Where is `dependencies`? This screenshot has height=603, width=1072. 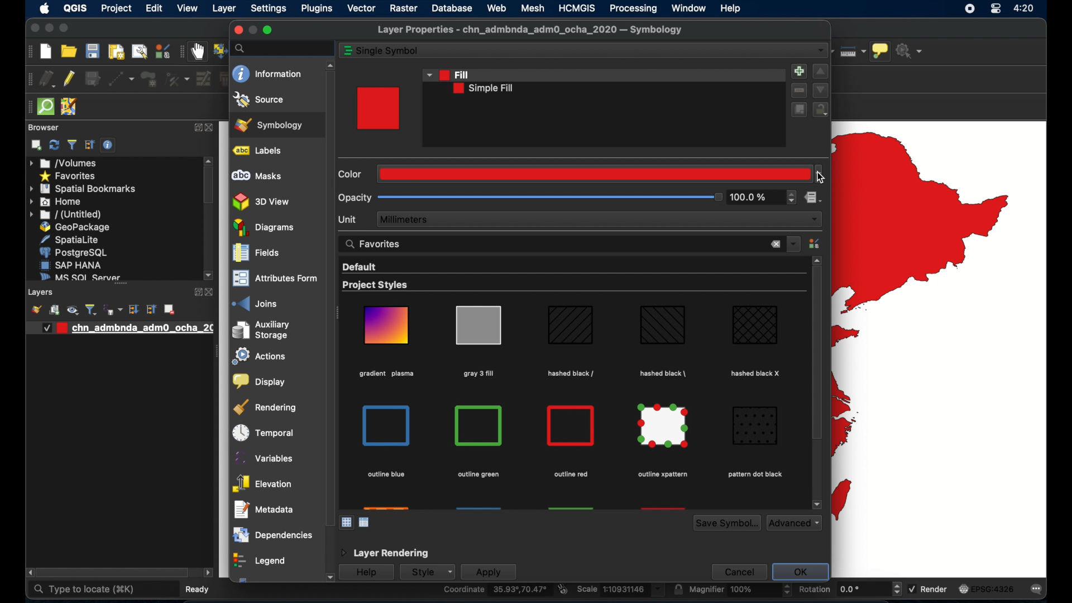 dependencies is located at coordinates (271, 535).